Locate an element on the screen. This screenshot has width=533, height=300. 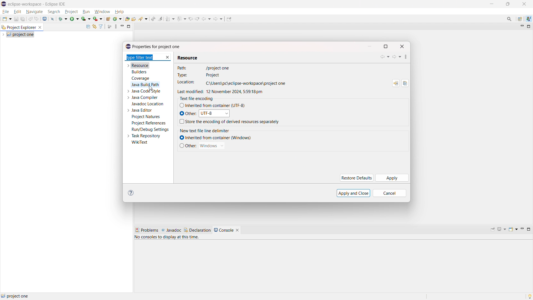
new text file line delimiter  is located at coordinates (209, 130).